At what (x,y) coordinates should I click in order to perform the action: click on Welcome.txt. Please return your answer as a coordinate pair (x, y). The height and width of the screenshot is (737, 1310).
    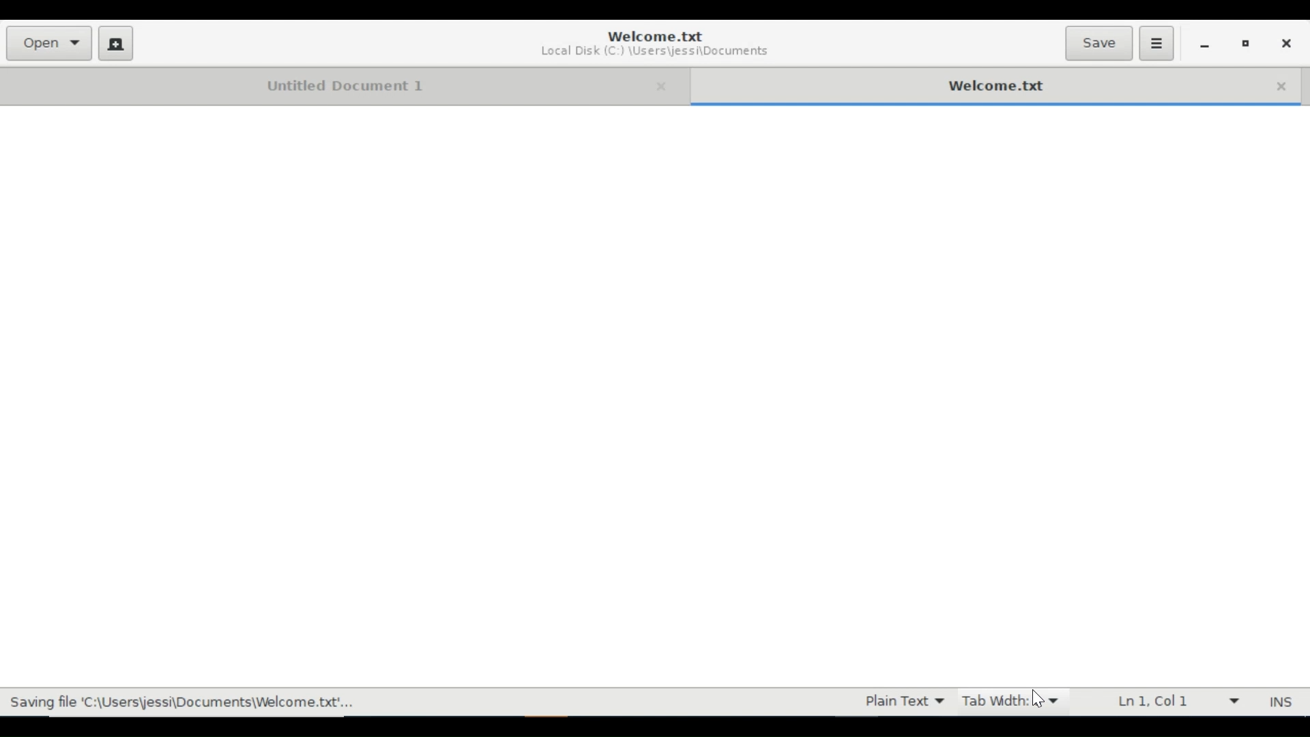
    Looking at the image, I should click on (662, 35).